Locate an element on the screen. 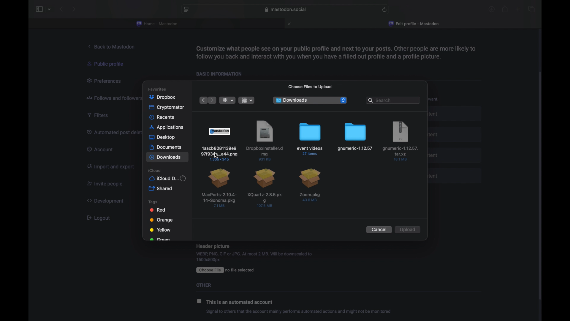 Image resolution: width=570 pixels, height=321 pixels. dropdown is located at coordinates (343, 100).